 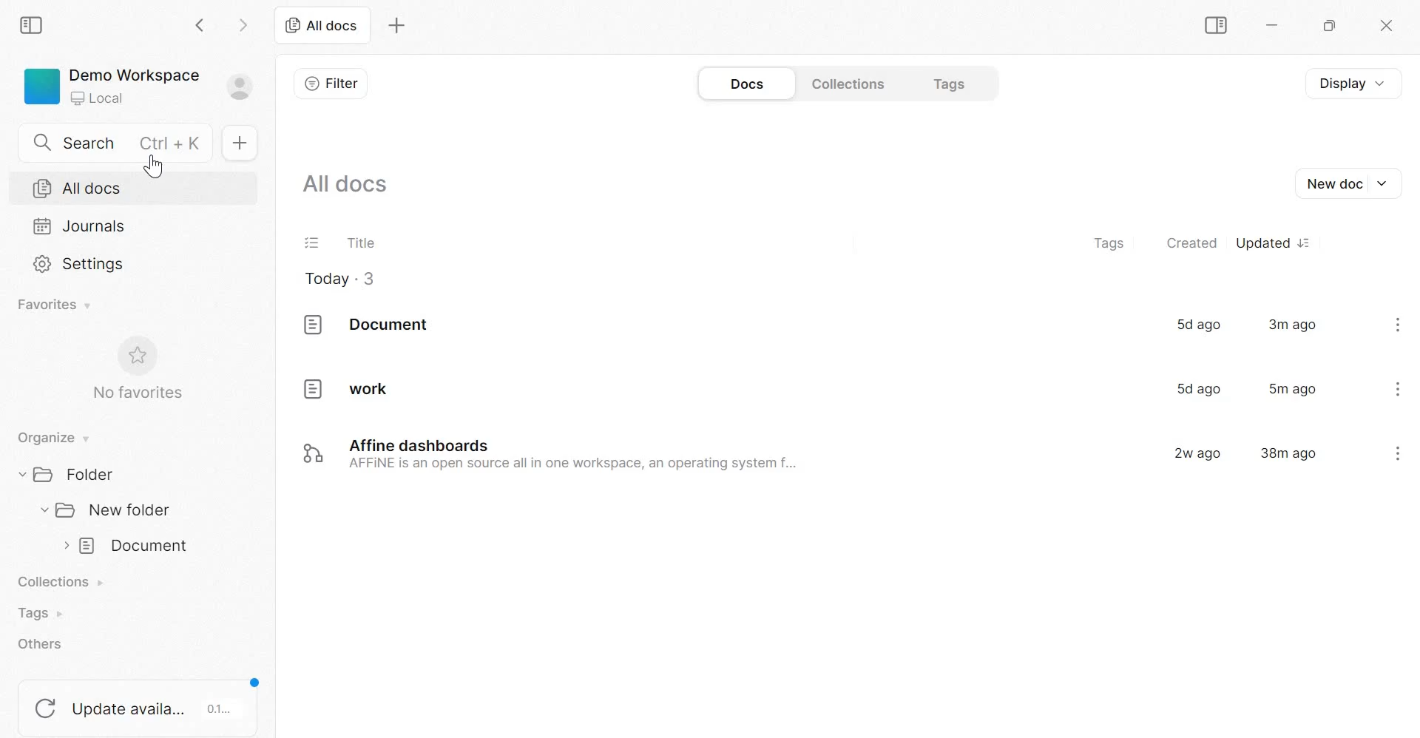 I want to click on new doc, so click(x=238, y=142).